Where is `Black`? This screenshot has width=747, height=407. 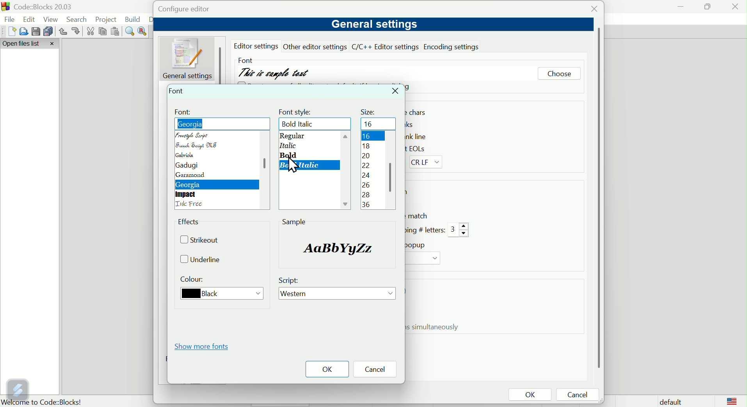 Black is located at coordinates (218, 294).